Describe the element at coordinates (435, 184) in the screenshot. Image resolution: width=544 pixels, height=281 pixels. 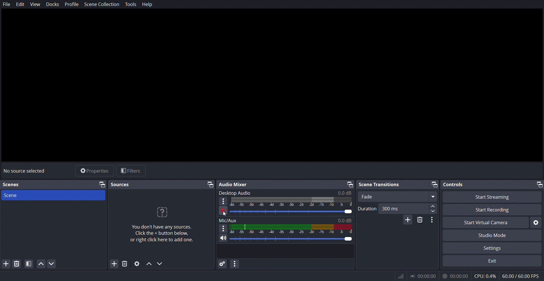
I see `restore` at that location.